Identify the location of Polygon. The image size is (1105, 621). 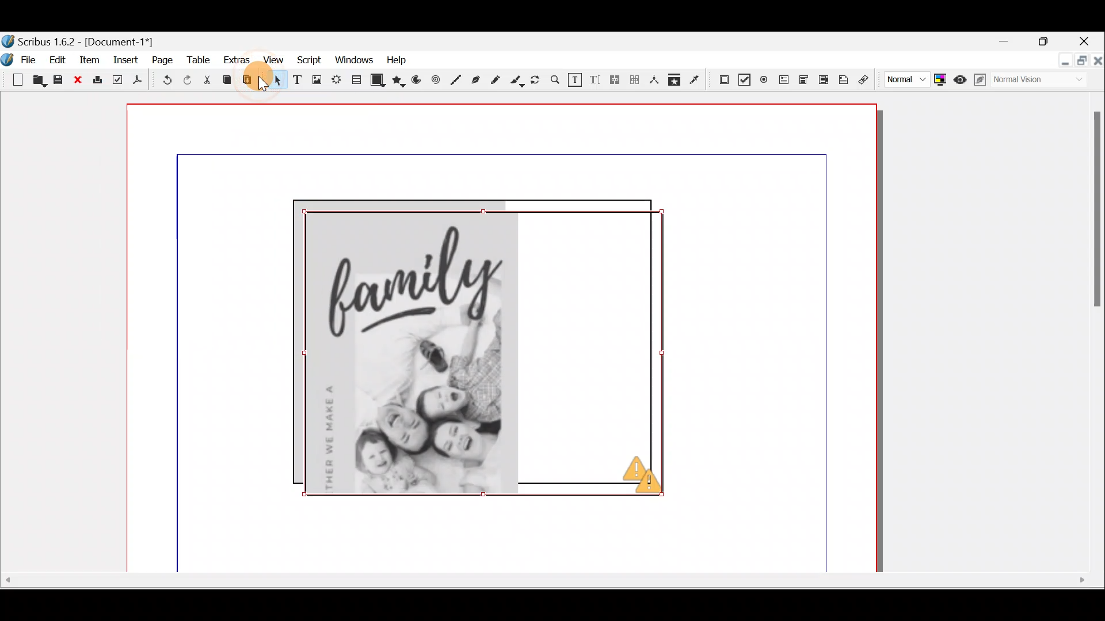
(400, 79).